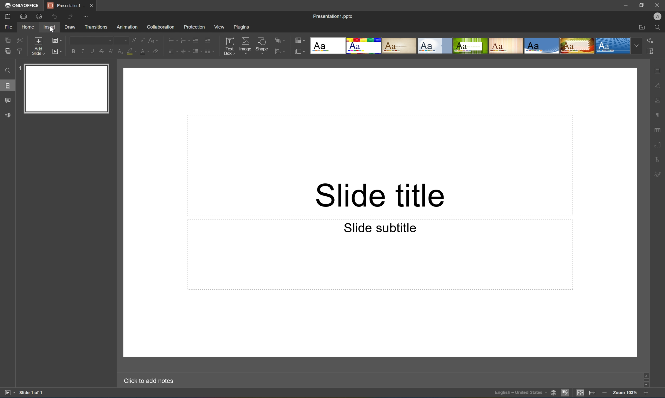 This screenshot has width=665, height=398. I want to click on Decrement font size, so click(143, 39).